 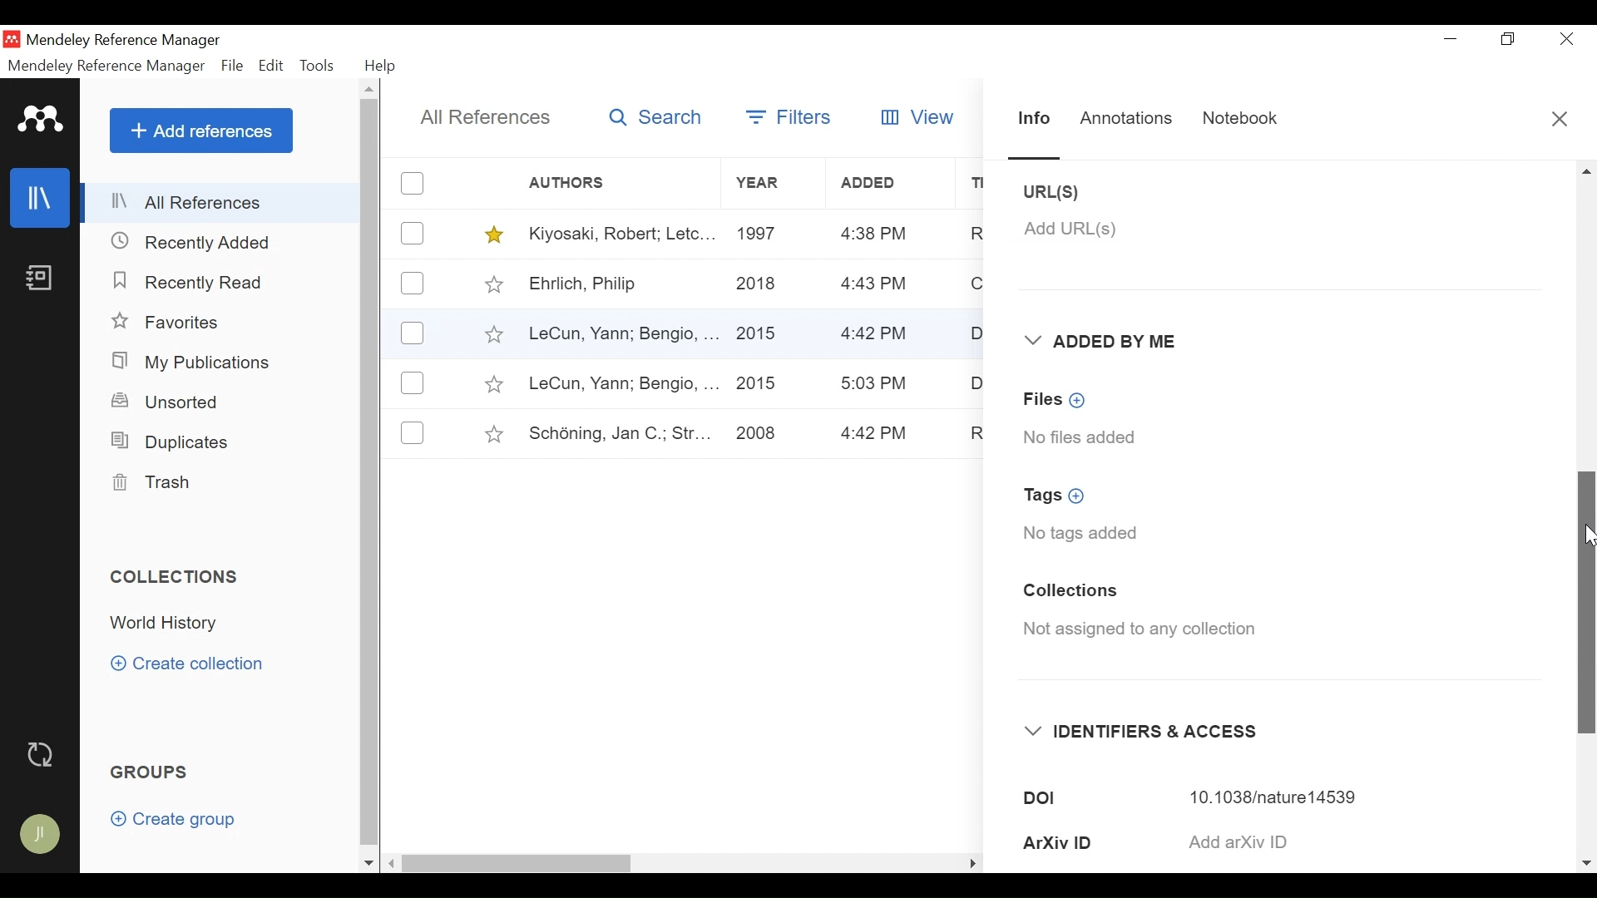 I want to click on URL(S), so click(x=1067, y=192).